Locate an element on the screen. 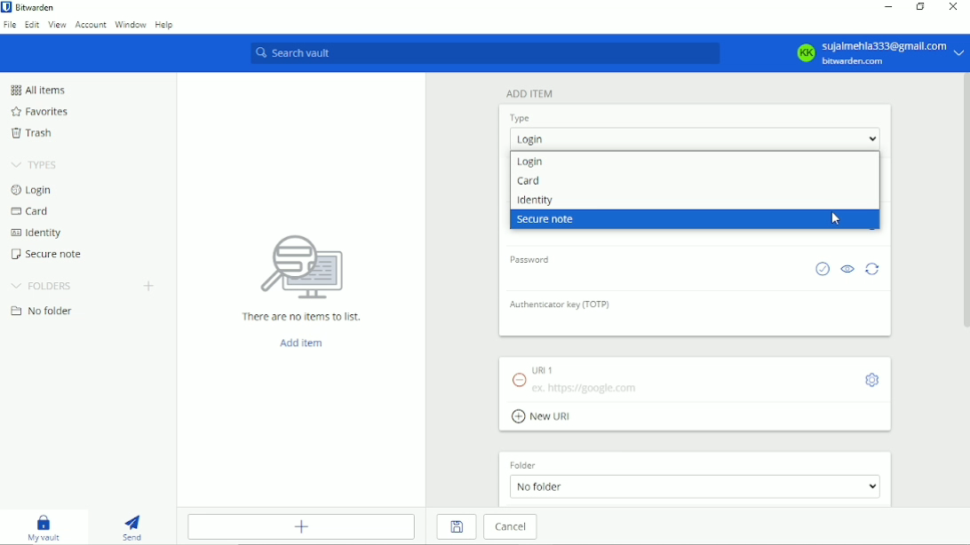 This screenshot has height=545, width=970. Add item is located at coordinates (299, 342).